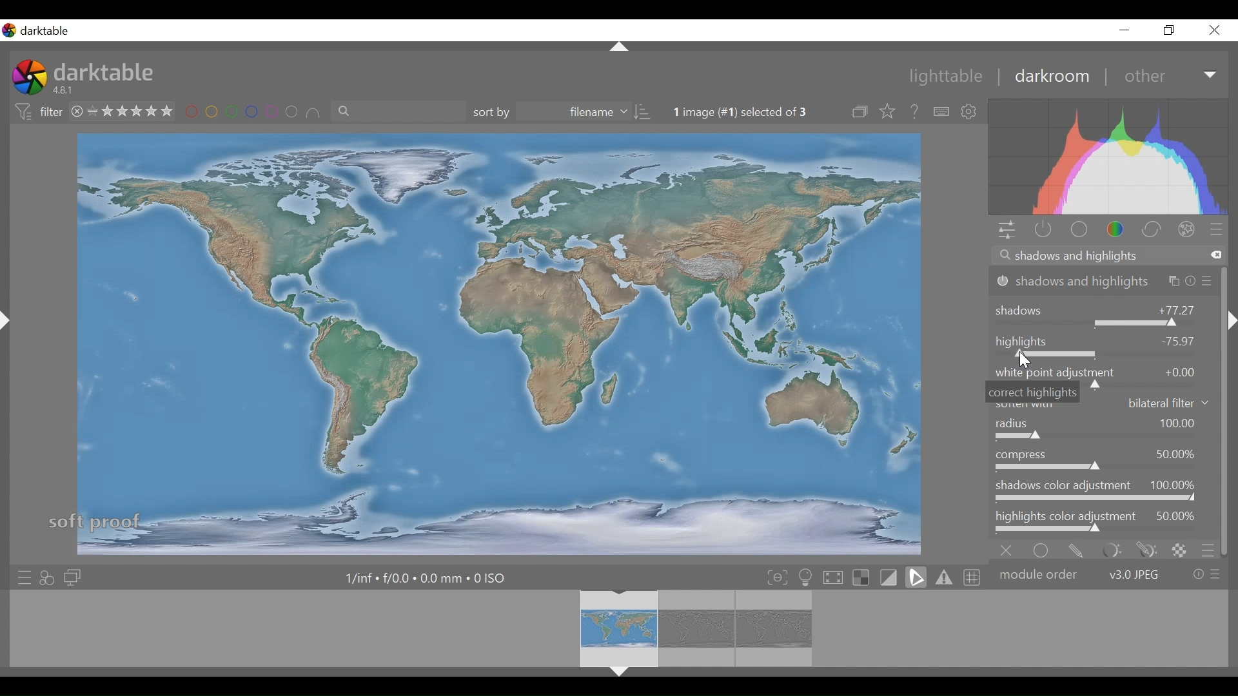 This screenshot has width=1238, height=696. Describe the element at coordinates (123, 110) in the screenshot. I see `range rating` at that location.